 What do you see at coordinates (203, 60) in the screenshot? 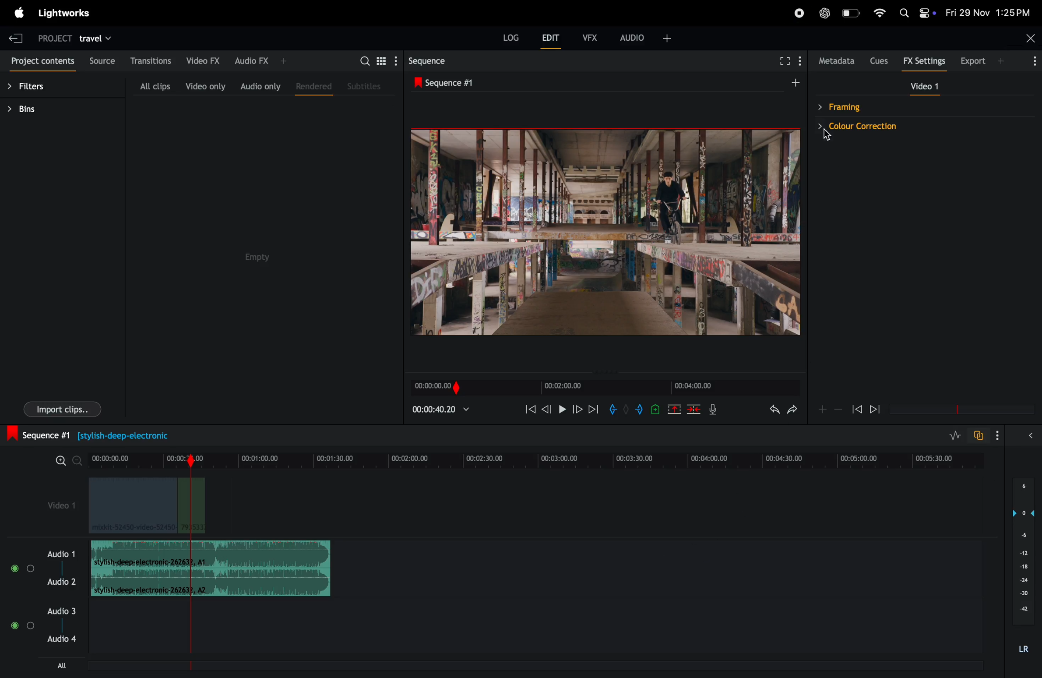
I see `video fx` at bounding box center [203, 60].